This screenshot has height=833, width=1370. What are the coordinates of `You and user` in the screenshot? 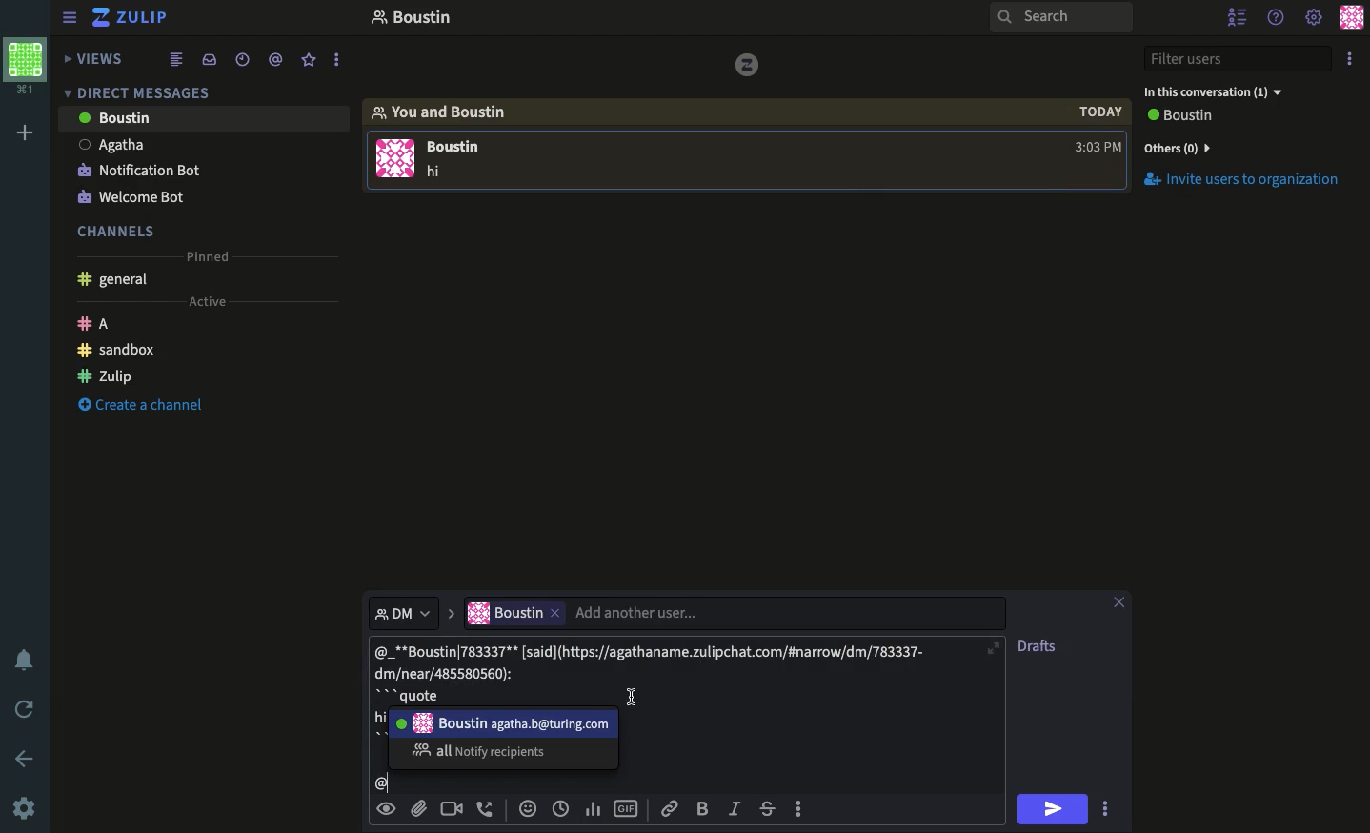 It's located at (448, 112).